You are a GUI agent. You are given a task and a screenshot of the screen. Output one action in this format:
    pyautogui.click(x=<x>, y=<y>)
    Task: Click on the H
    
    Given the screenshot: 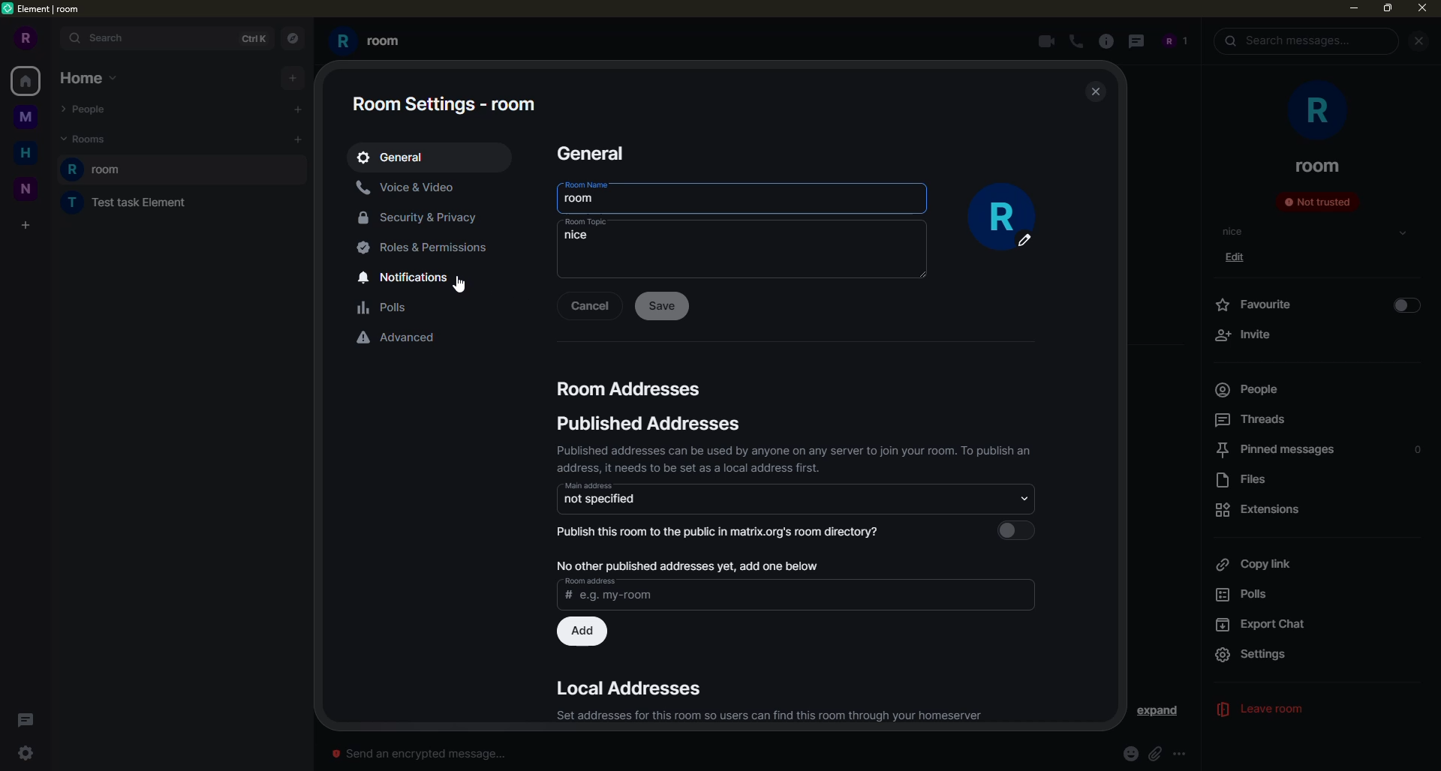 What is the action you would take?
    pyautogui.click(x=25, y=153)
    